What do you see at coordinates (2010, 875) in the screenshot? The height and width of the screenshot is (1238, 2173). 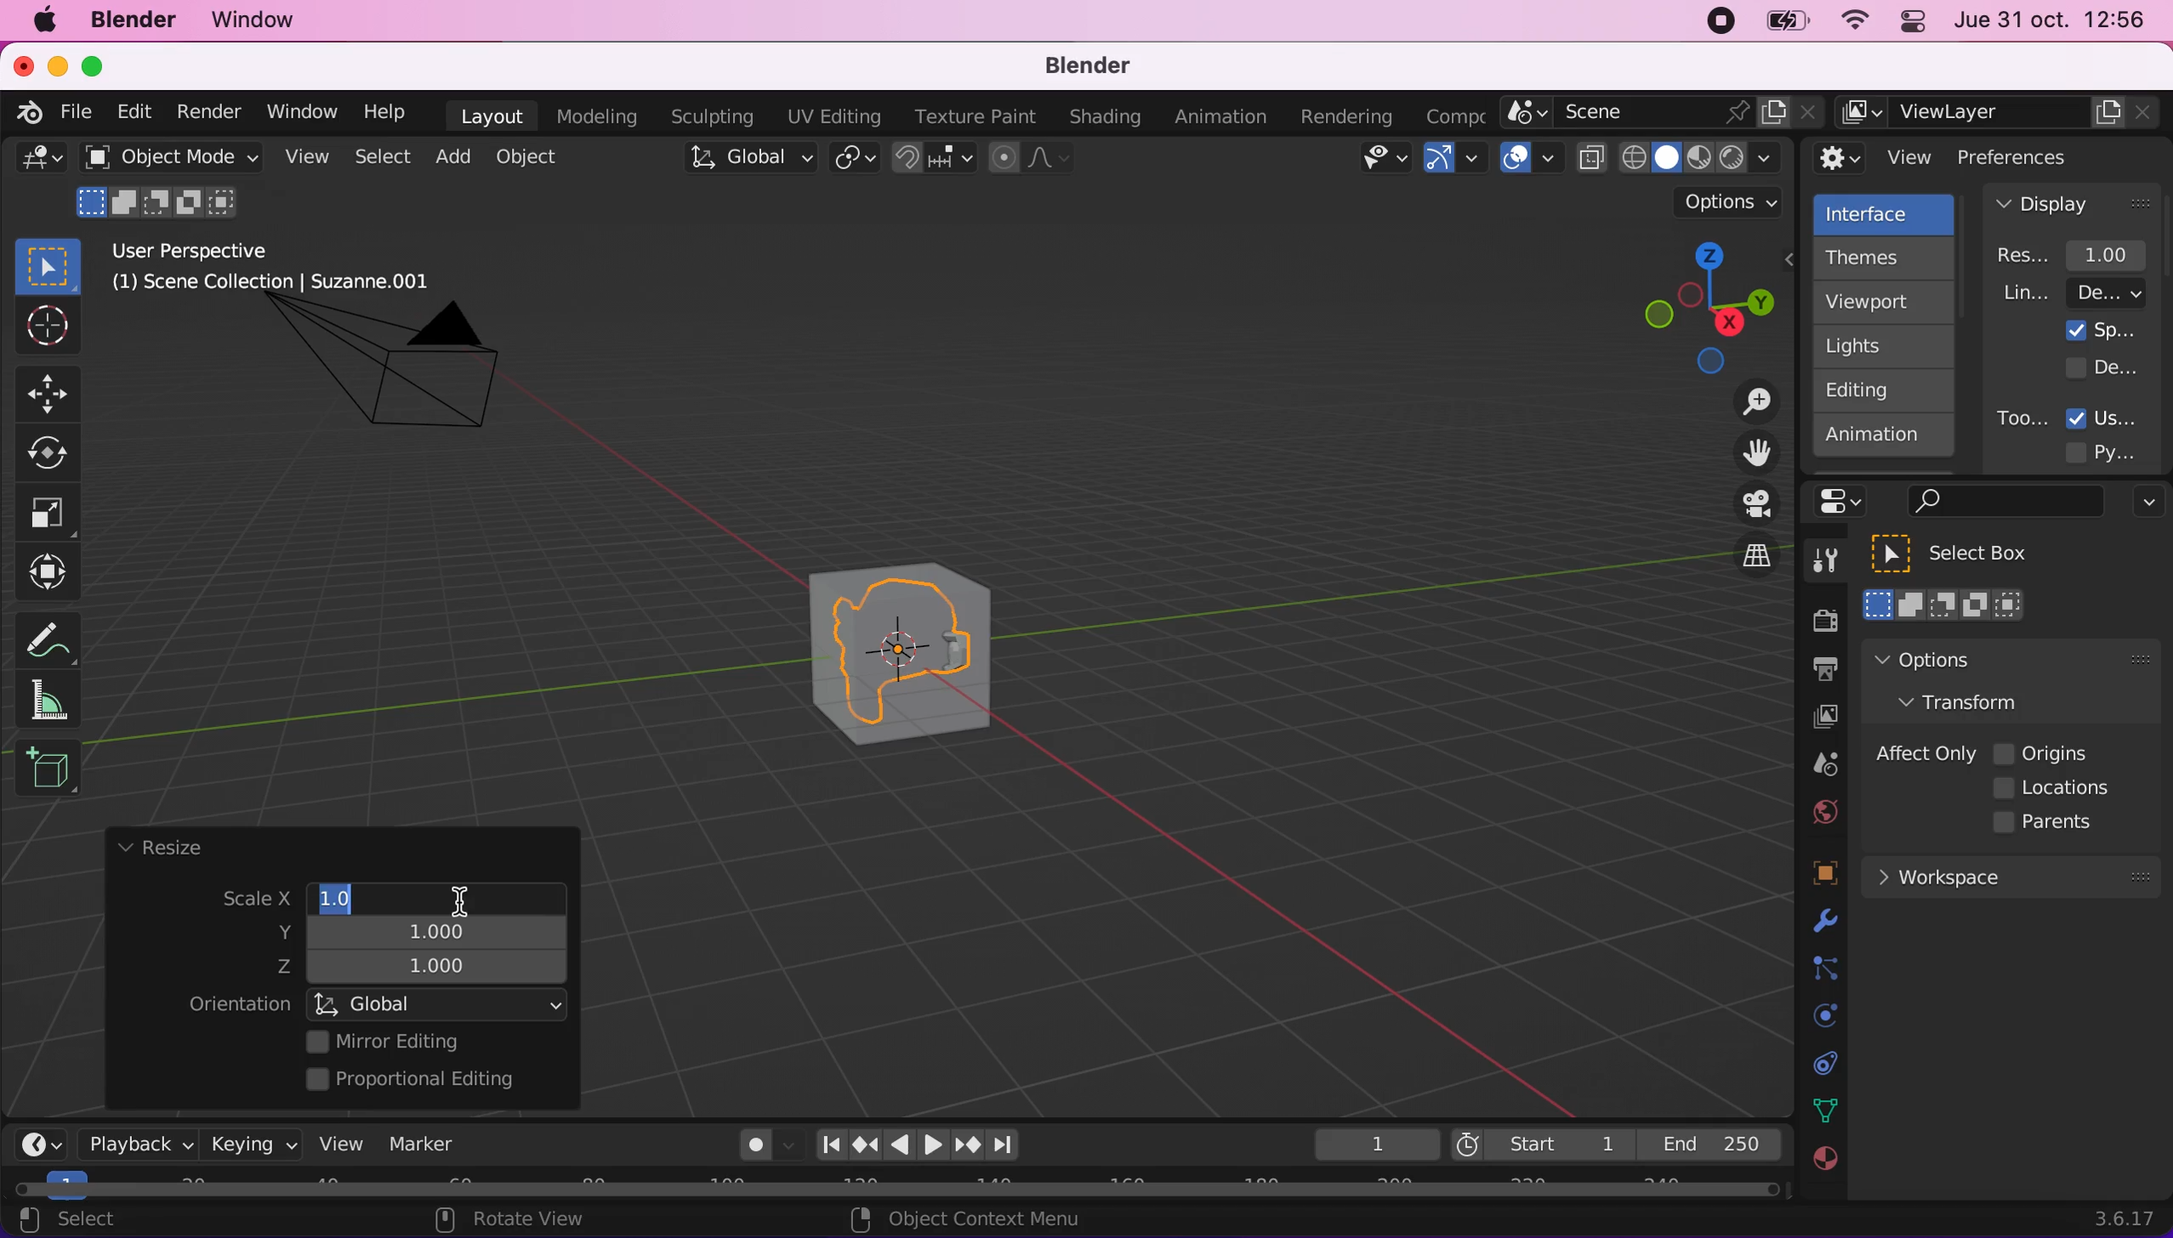 I see `workspace` at bounding box center [2010, 875].